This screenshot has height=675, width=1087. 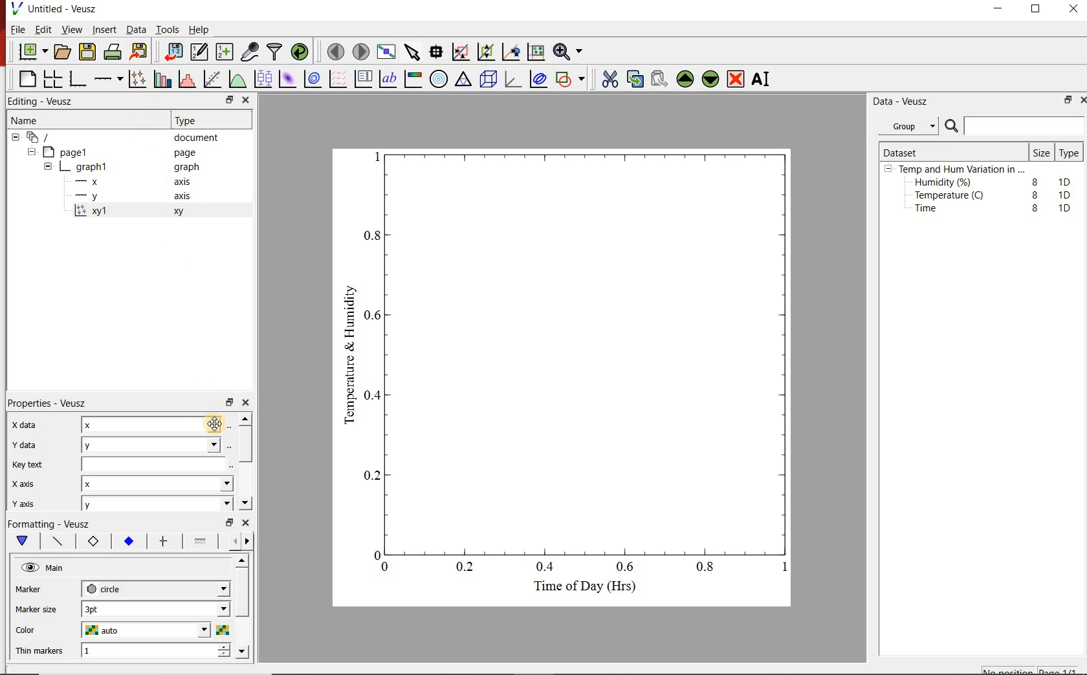 I want to click on x data, so click(x=33, y=422).